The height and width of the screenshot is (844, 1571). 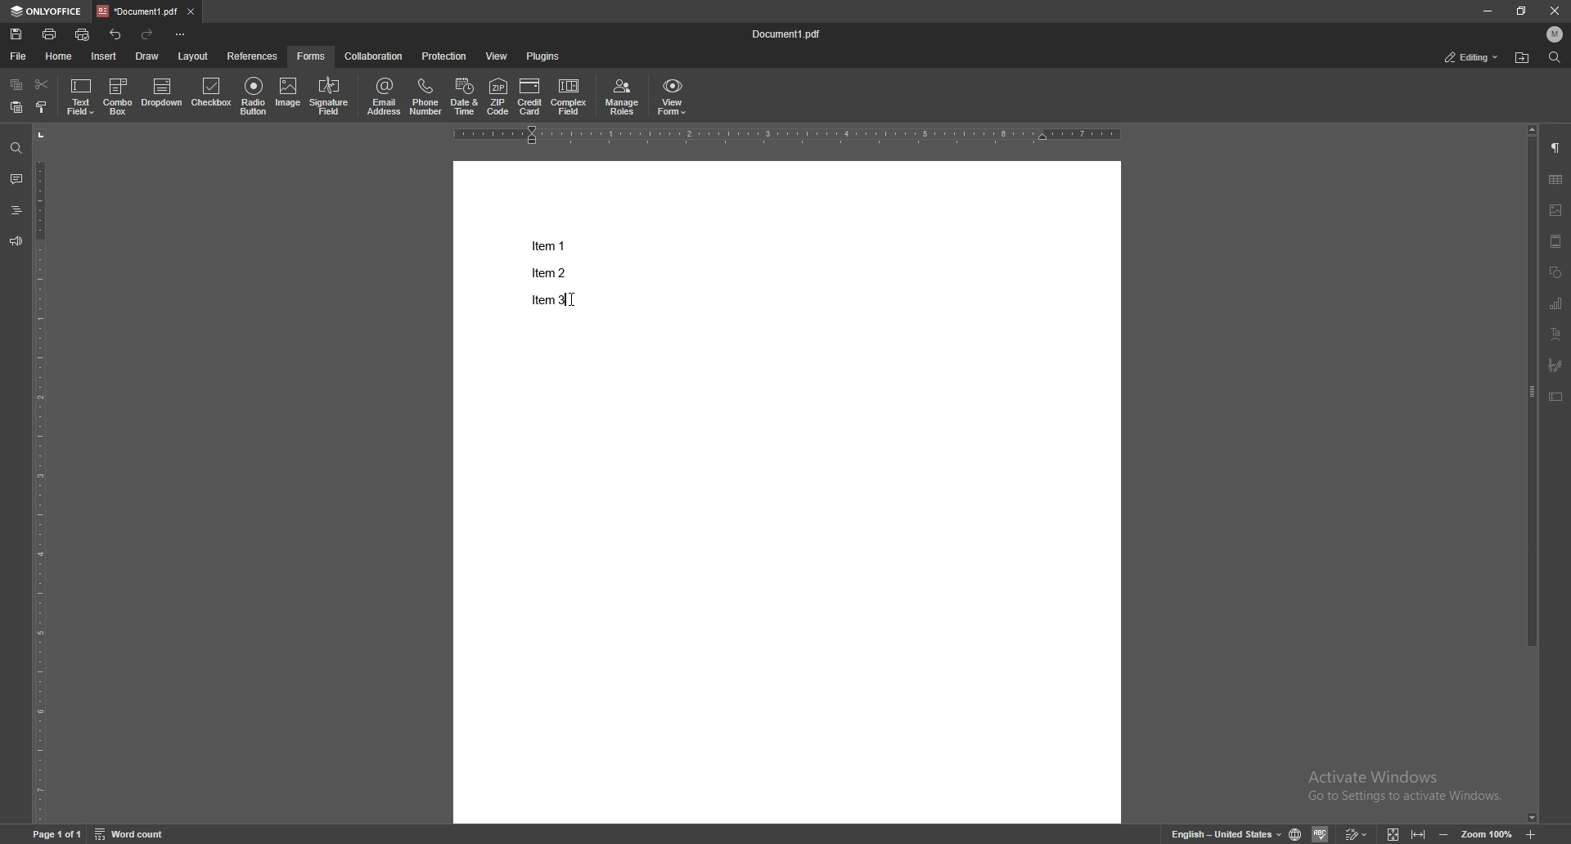 What do you see at coordinates (786, 136) in the screenshot?
I see `horizontal scale` at bounding box center [786, 136].